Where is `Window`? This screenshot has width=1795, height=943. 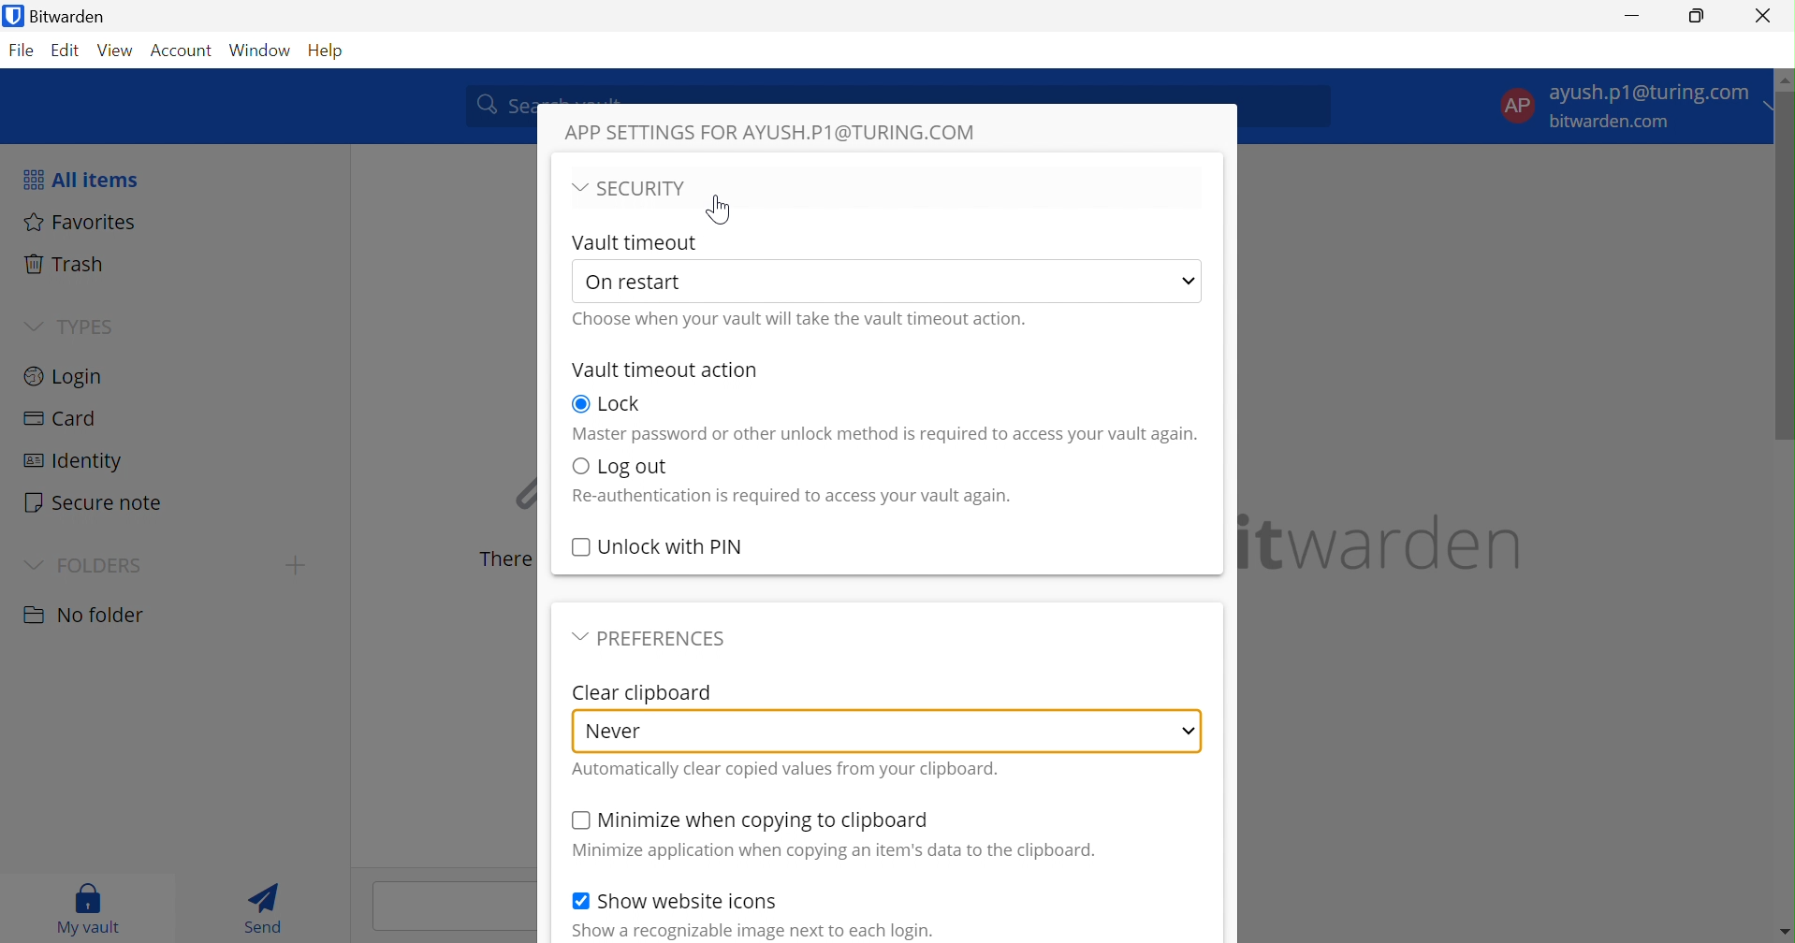 Window is located at coordinates (261, 49).